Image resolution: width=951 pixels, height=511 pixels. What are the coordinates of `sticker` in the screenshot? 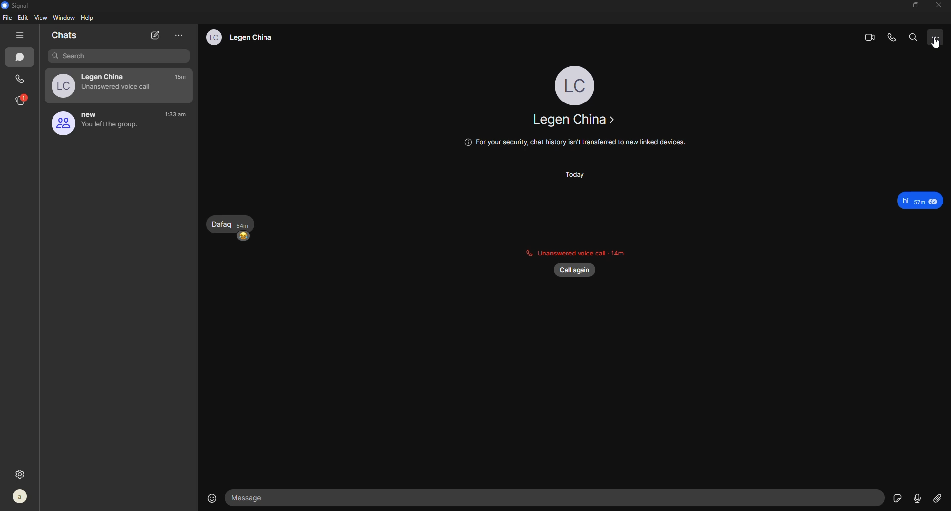 It's located at (895, 498).